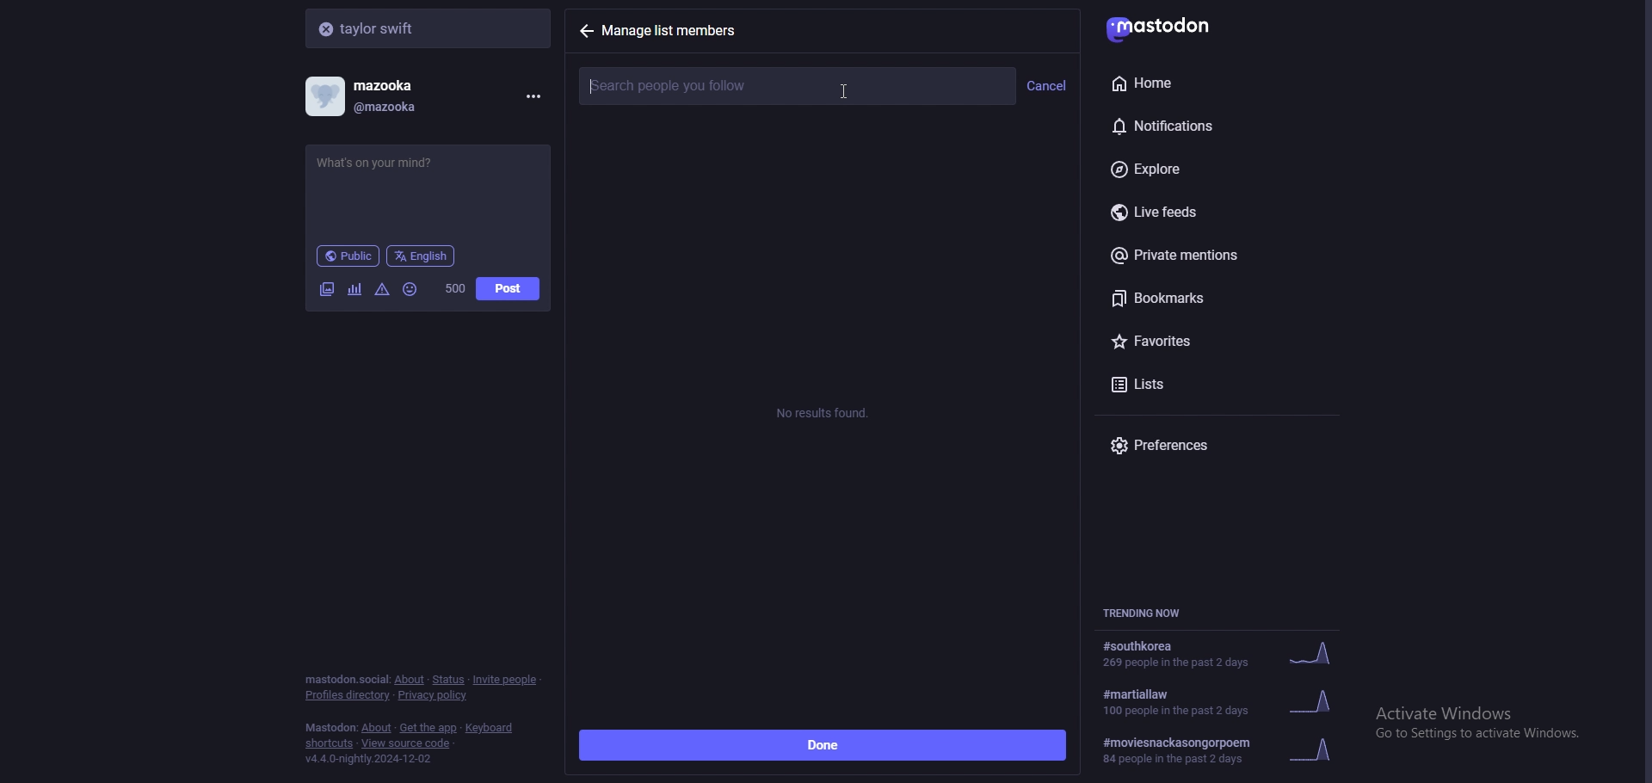 The height and width of the screenshot is (783, 1652). What do you see at coordinates (378, 729) in the screenshot?
I see `about` at bounding box center [378, 729].